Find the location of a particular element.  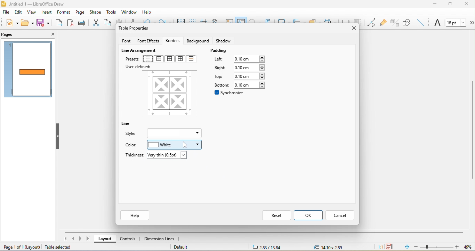

font size is located at coordinates (456, 23).